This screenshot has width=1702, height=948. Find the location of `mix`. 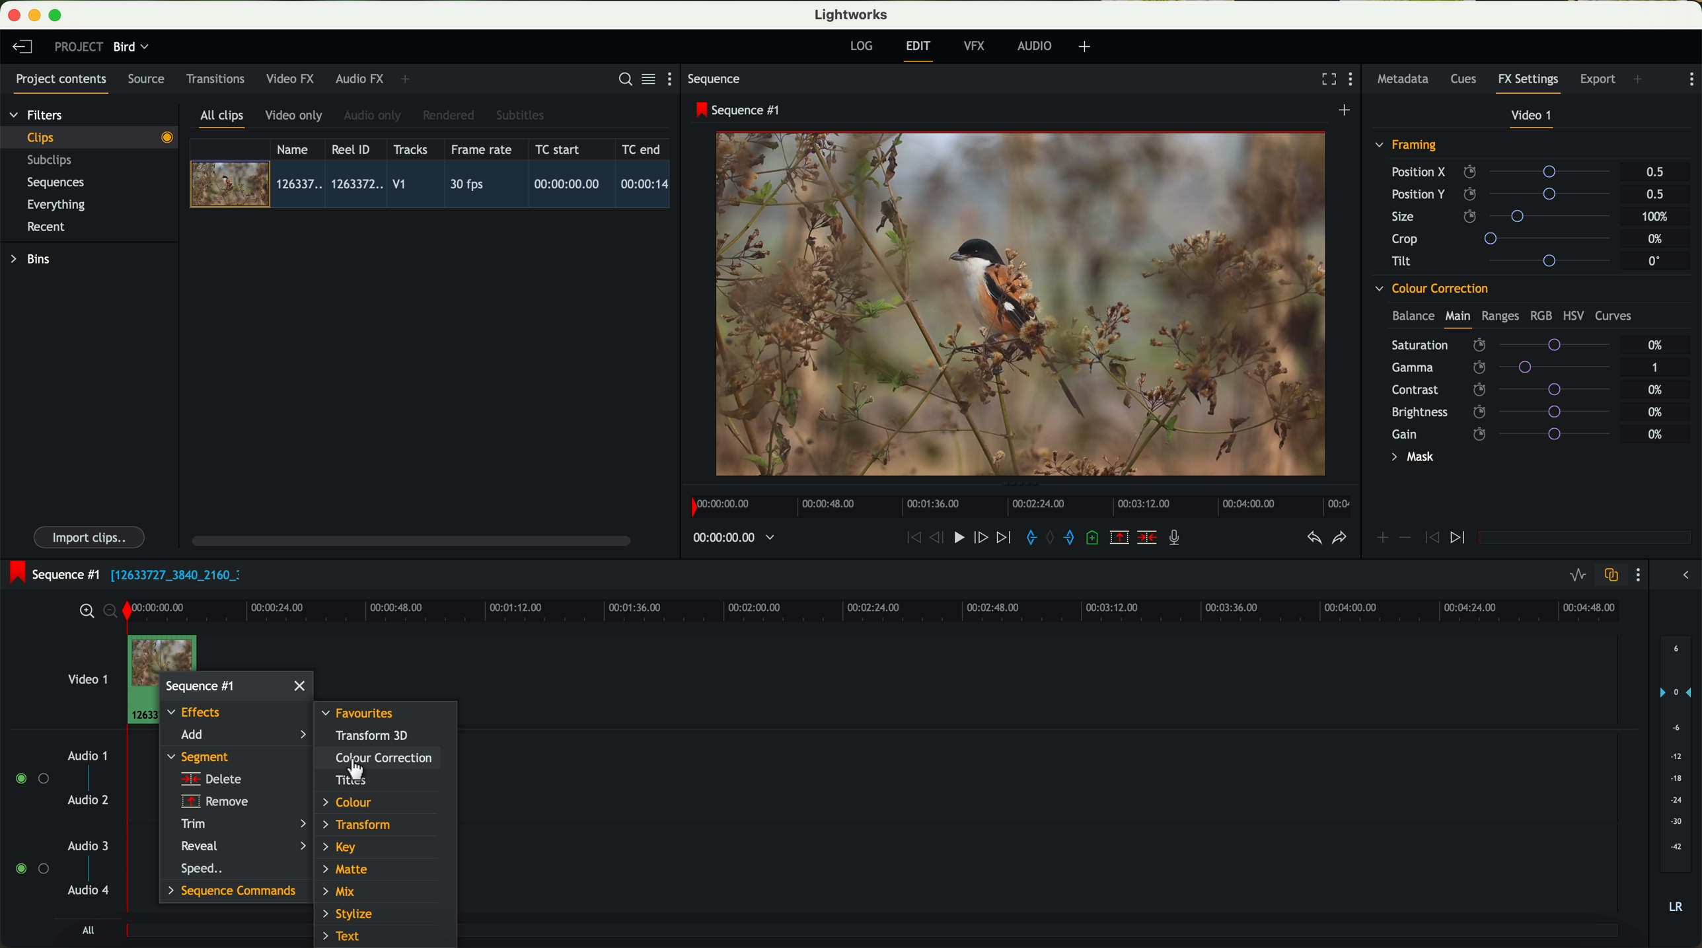

mix is located at coordinates (341, 892).